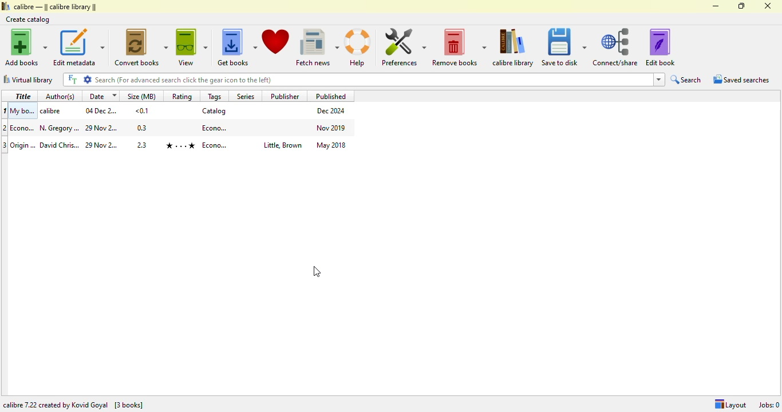 The image size is (782, 412). What do you see at coordinates (5, 6) in the screenshot?
I see `logo` at bounding box center [5, 6].